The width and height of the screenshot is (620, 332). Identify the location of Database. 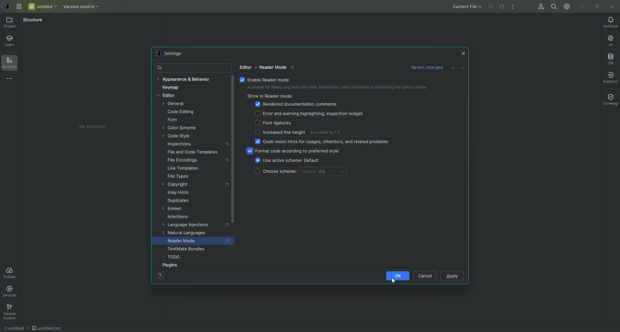
(609, 59).